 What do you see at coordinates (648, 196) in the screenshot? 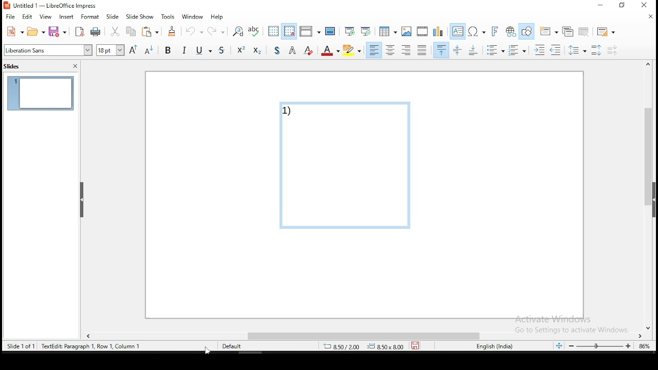
I see `scroll bar` at bounding box center [648, 196].